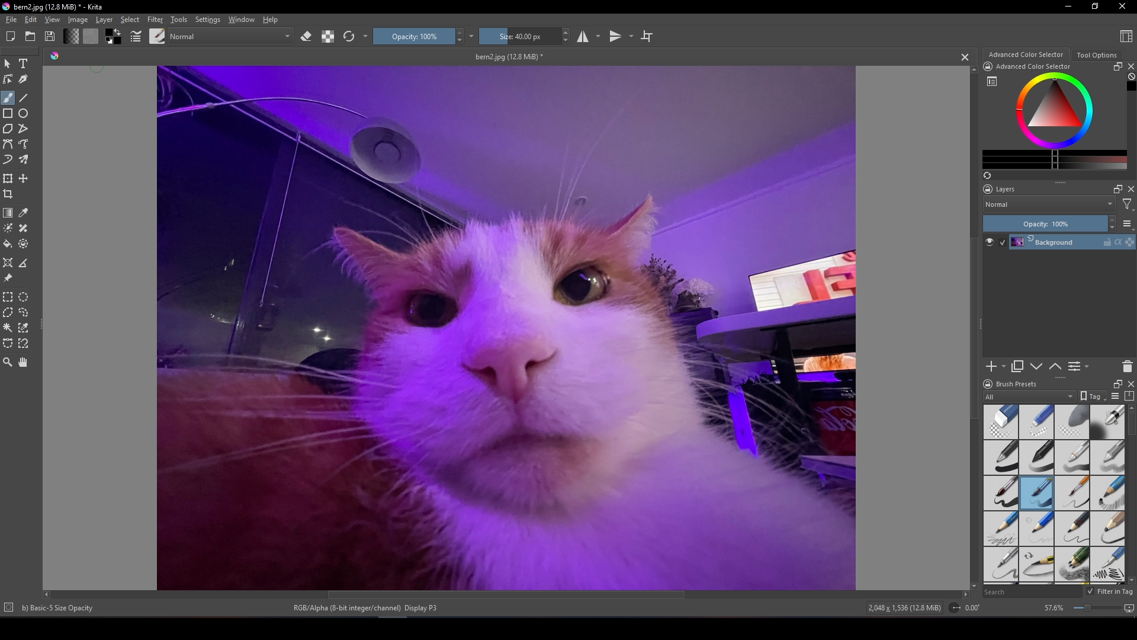 Image resolution: width=1137 pixels, height=640 pixels. What do you see at coordinates (8, 343) in the screenshot?
I see `Bezier curve selection tool` at bounding box center [8, 343].